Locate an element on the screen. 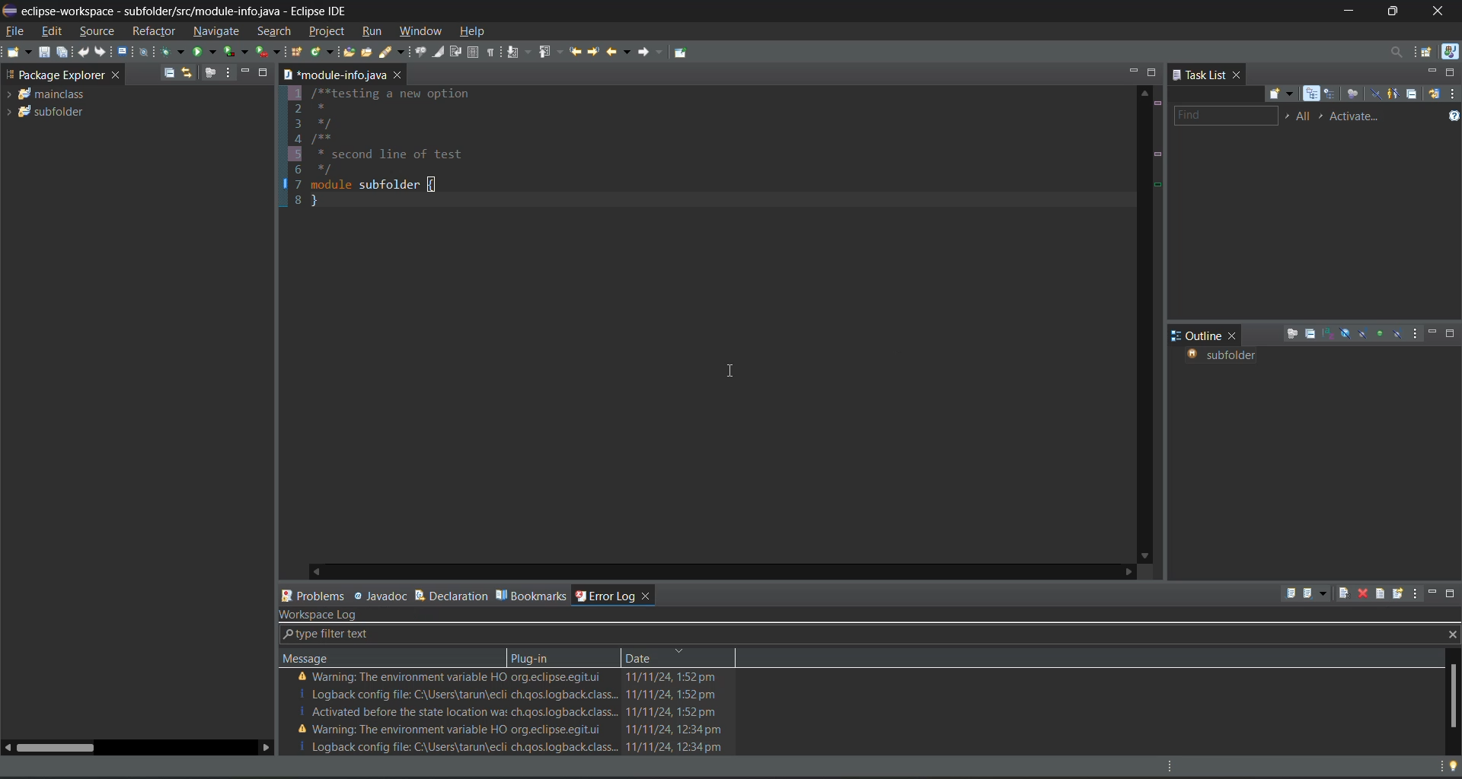 Image resolution: width=1462 pixels, height=779 pixels. type filter text is located at coordinates (330, 634).